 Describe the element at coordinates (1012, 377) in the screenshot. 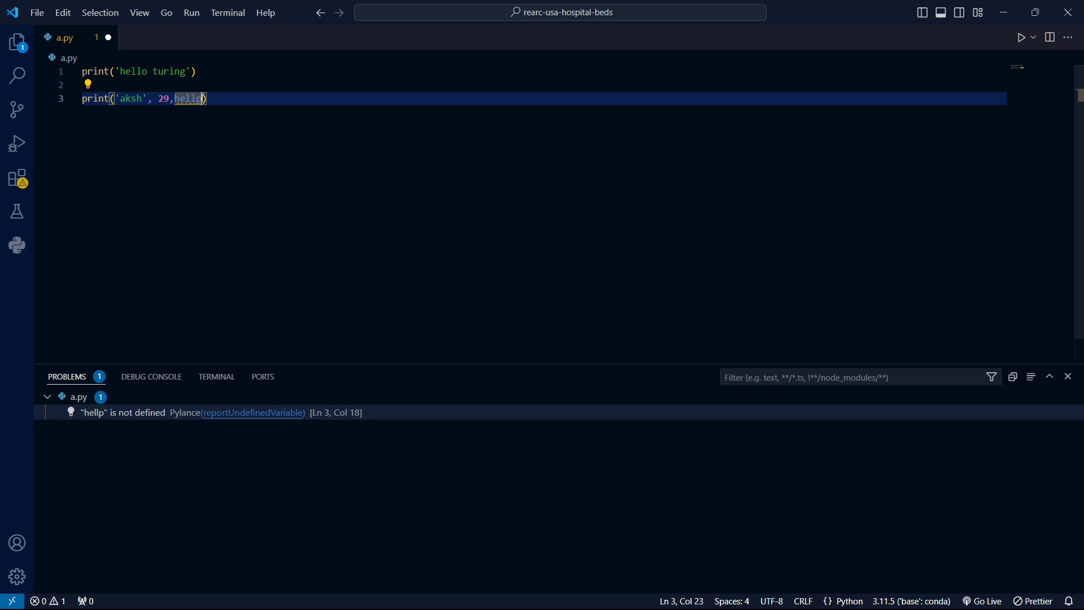

I see `duplicate` at that location.